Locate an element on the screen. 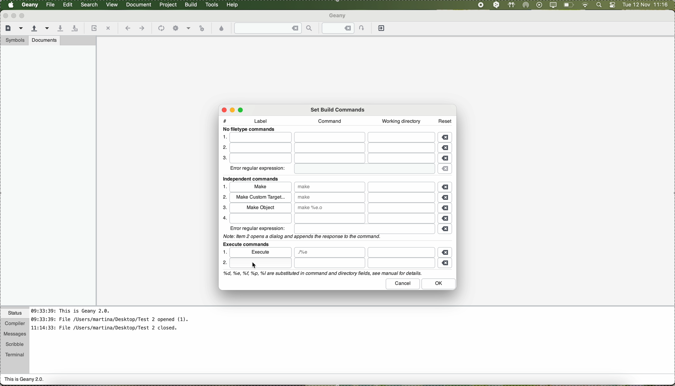 Image resolution: width=675 pixels, height=386 pixels. create a new file from a template is located at coordinates (22, 29).